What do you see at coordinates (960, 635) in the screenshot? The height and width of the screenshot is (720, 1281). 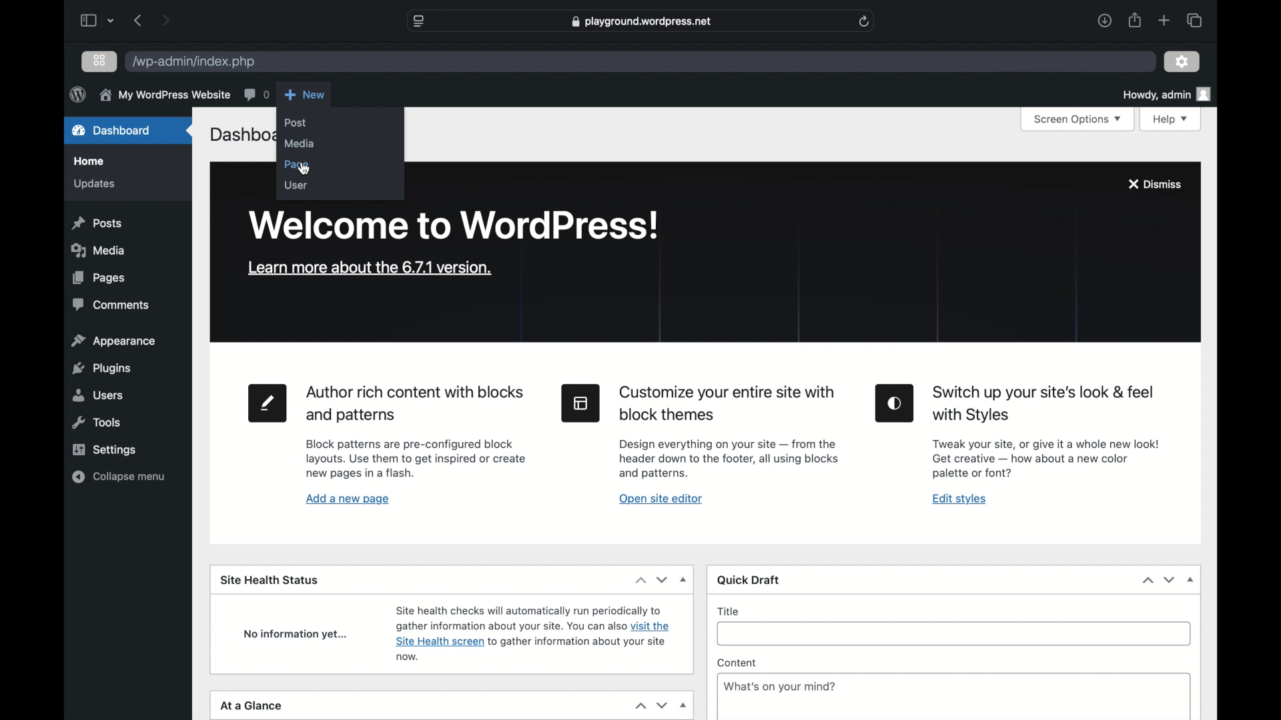 I see `title input` at bounding box center [960, 635].